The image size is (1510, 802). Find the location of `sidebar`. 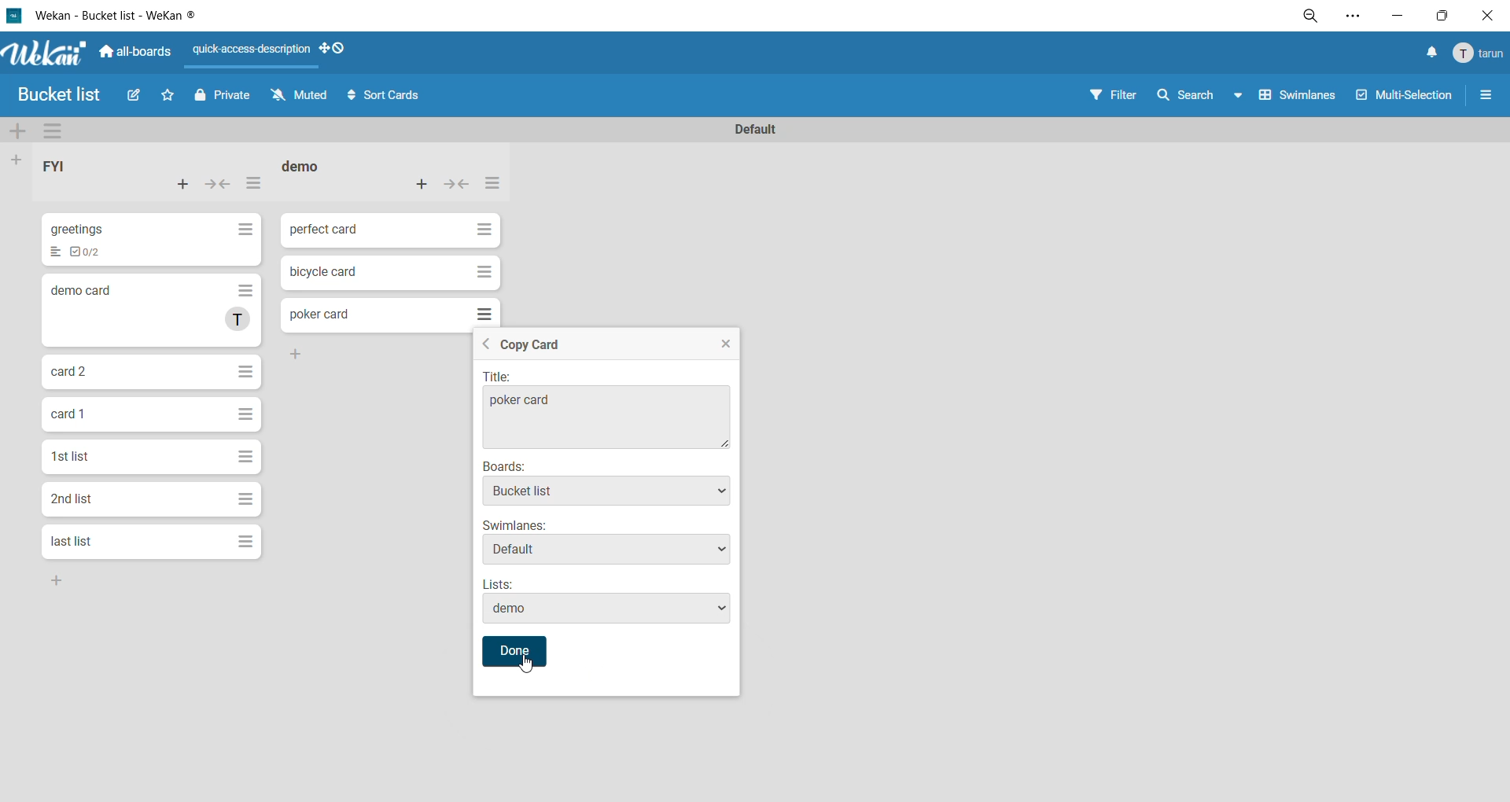

sidebar is located at coordinates (1486, 98).